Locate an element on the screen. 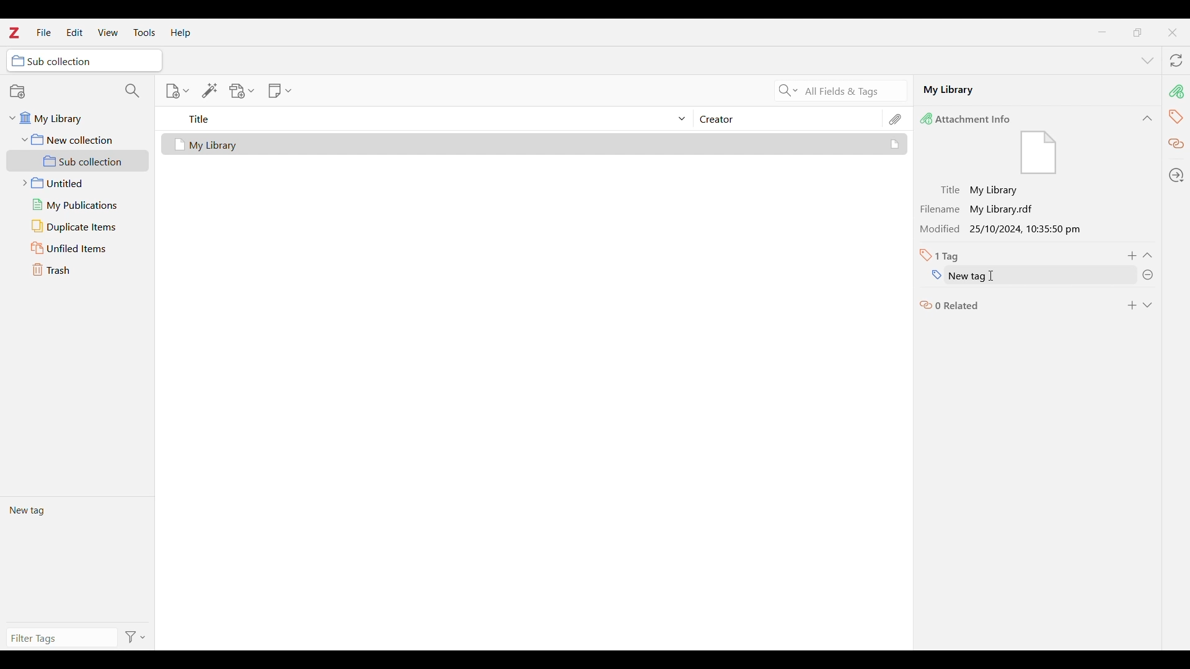 Image resolution: width=1190 pixels, height=669 pixels. Minimize is located at coordinates (1103, 32).